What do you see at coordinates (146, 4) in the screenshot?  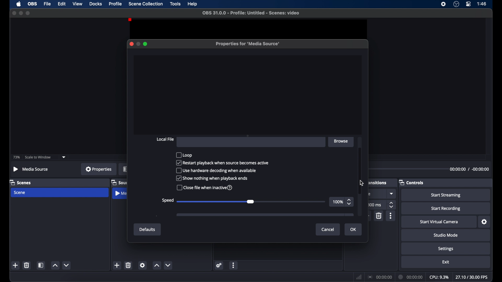 I see `scene collection` at bounding box center [146, 4].